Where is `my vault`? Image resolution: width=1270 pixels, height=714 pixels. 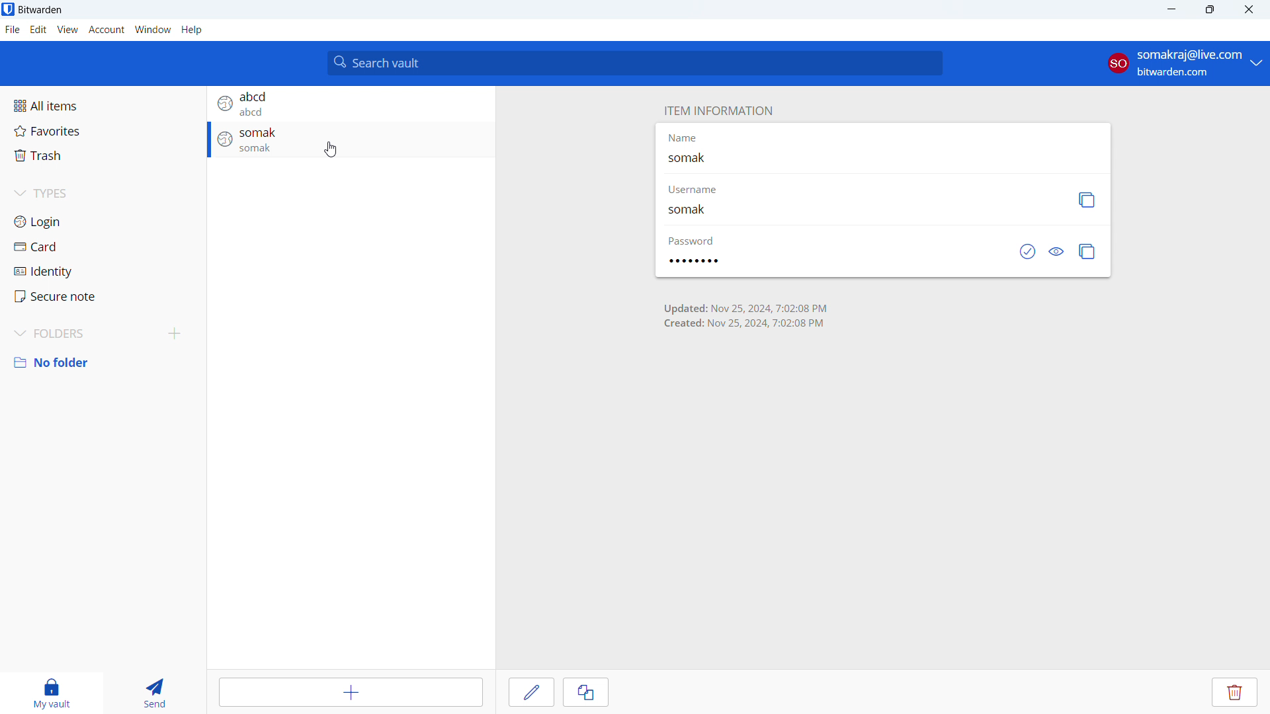 my vault is located at coordinates (51, 693).